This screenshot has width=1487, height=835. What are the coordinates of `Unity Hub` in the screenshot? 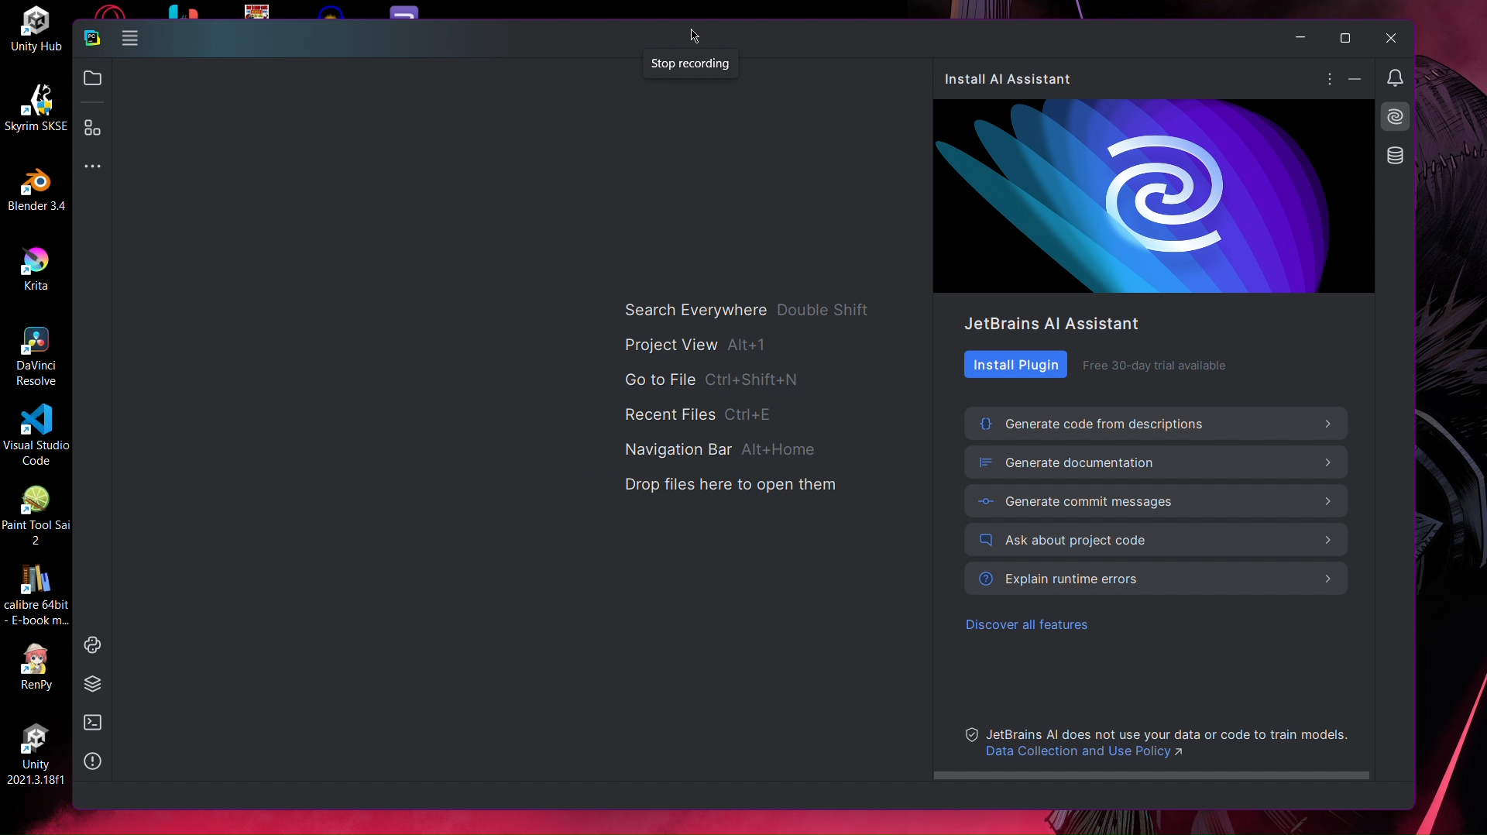 It's located at (36, 29).